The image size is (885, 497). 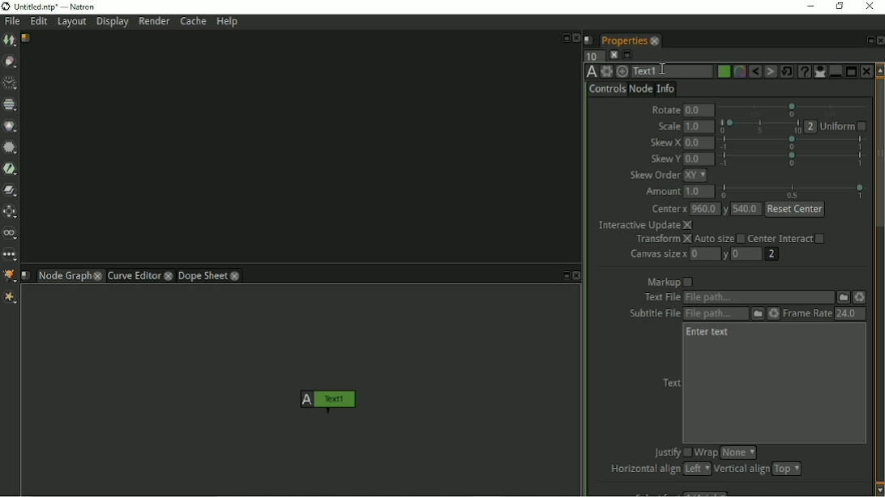 I want to click on Close, so click(x=869, y=6).